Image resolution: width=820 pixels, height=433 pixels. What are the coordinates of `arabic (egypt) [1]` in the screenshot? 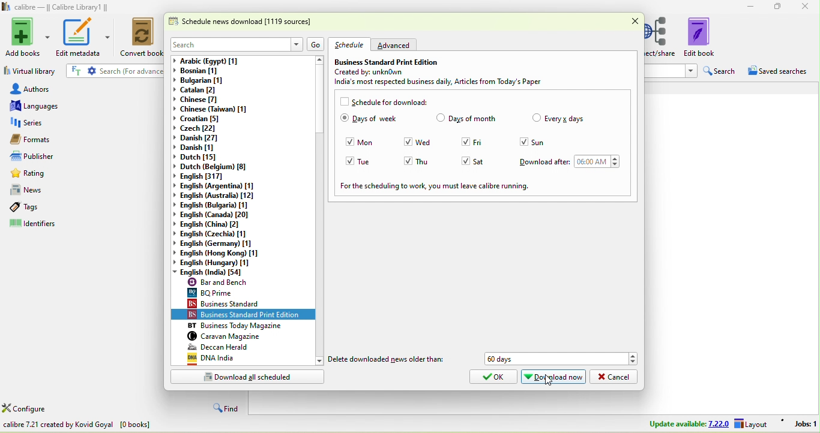 It's located at (241, 61).